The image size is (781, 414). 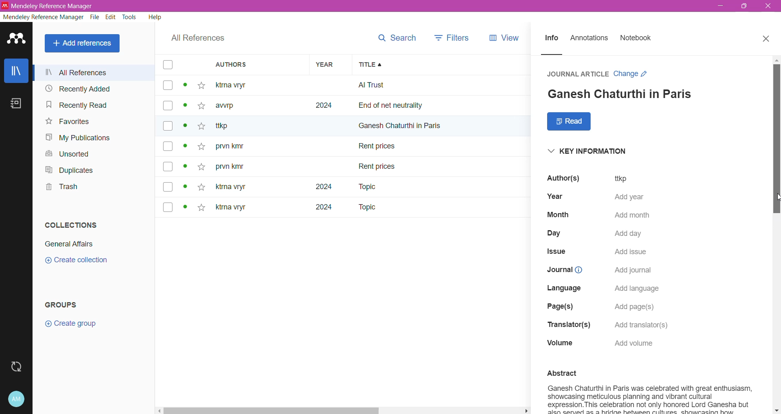 What do you see at coordinates (552, 39) in the screenshot?
I see `Info` at bounding box center [552, 39].